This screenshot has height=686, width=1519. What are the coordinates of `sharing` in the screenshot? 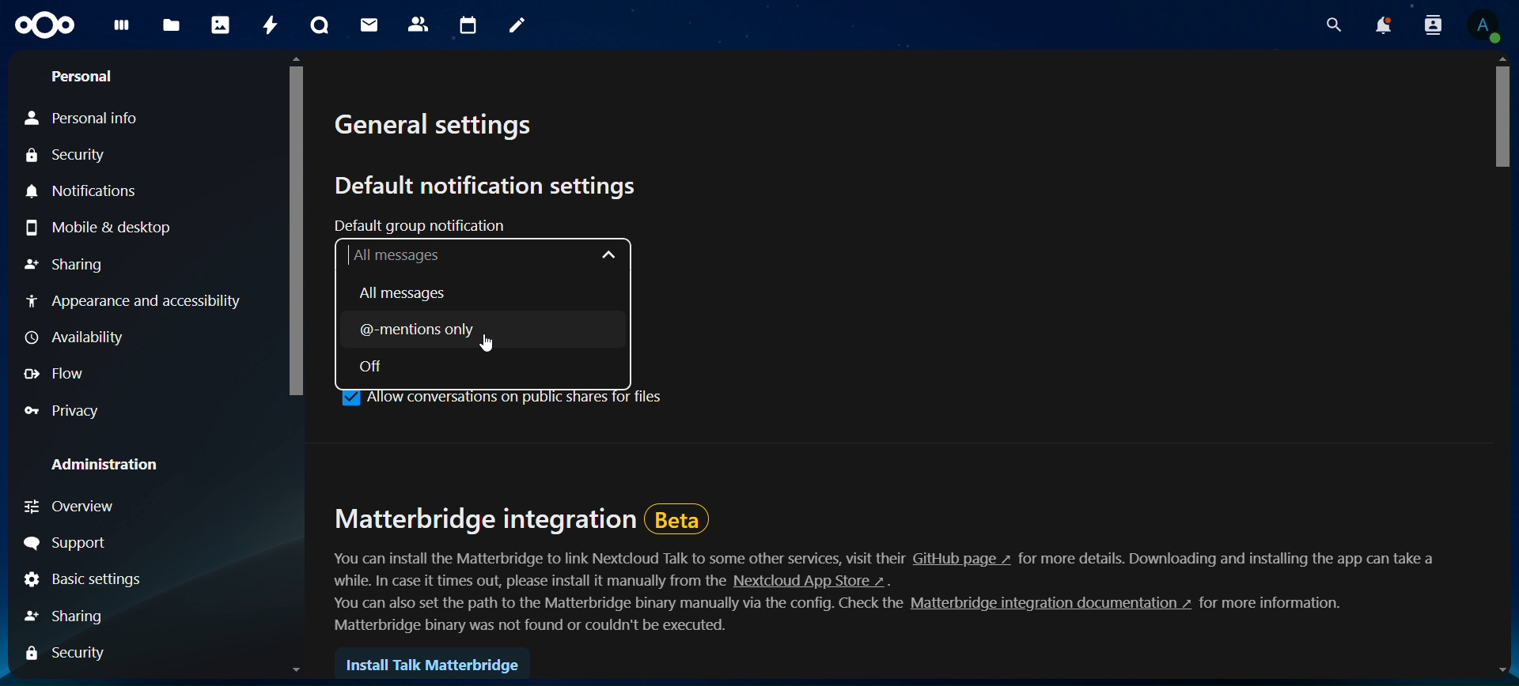 It's located at (73, 616).